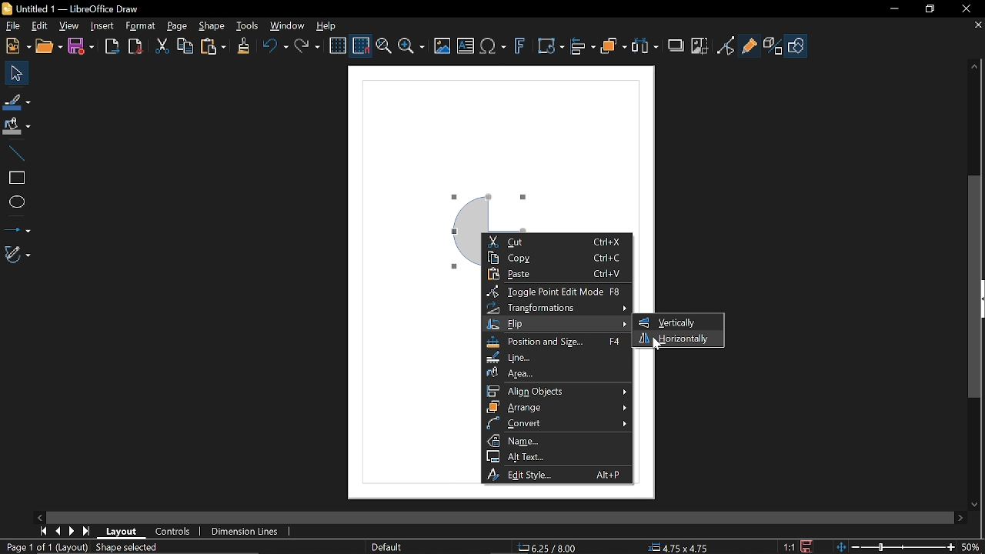 This screenshot has height=554, width=985. I want to click on Paste    Ctrl+V, so click(556, 275).